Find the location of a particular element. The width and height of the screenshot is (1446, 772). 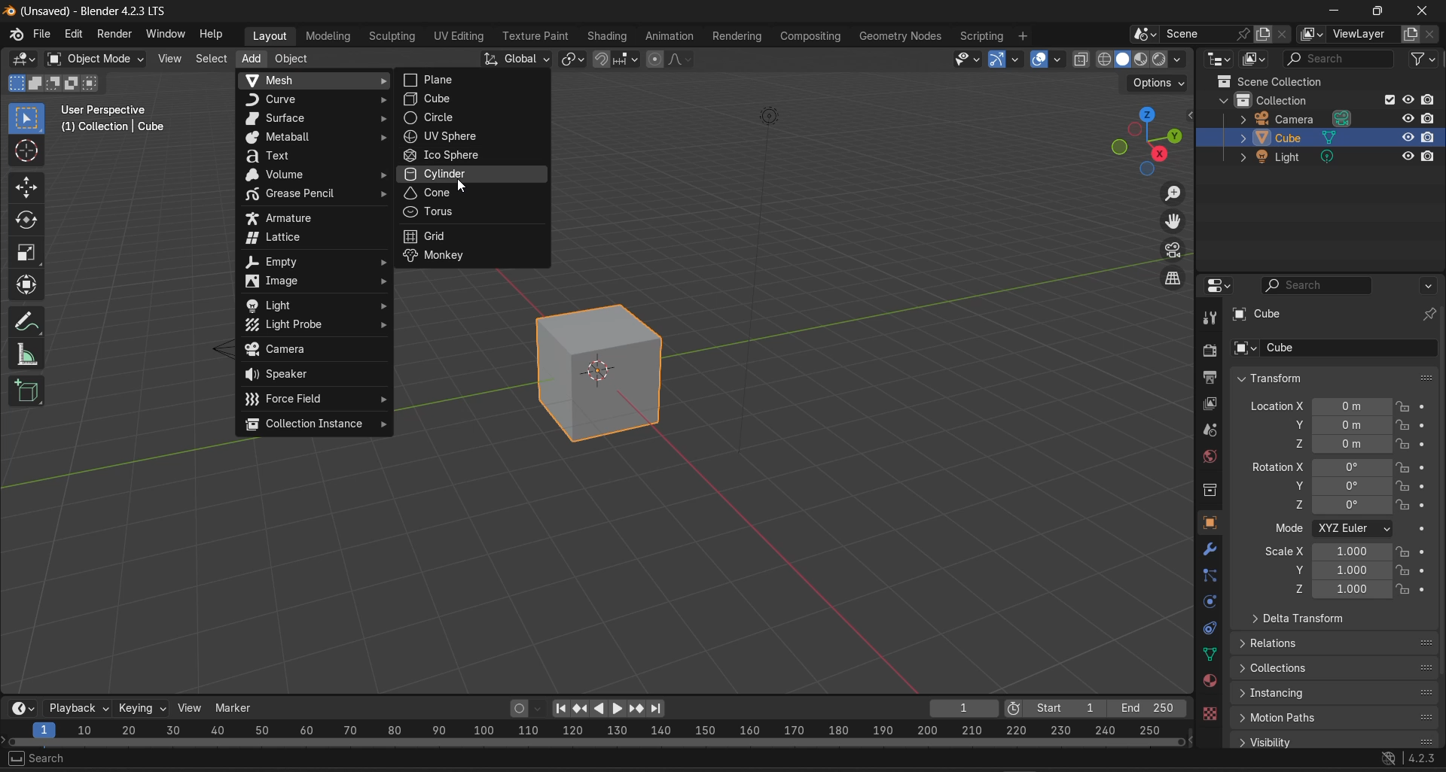

mode is located at coordinates (1289, 529).